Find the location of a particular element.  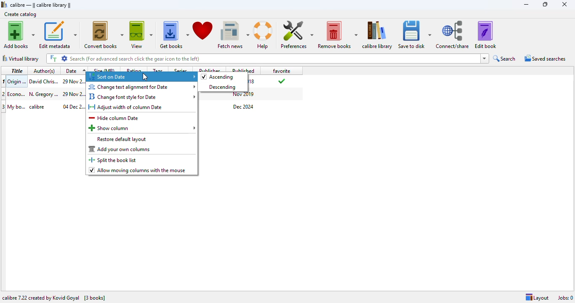

publish date is located at coordinates (244, 107).